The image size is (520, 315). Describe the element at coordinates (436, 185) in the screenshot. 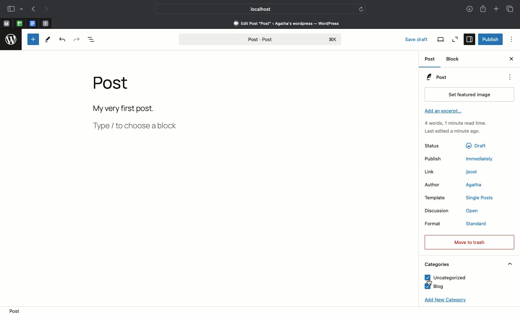

I see `Author` at that location.